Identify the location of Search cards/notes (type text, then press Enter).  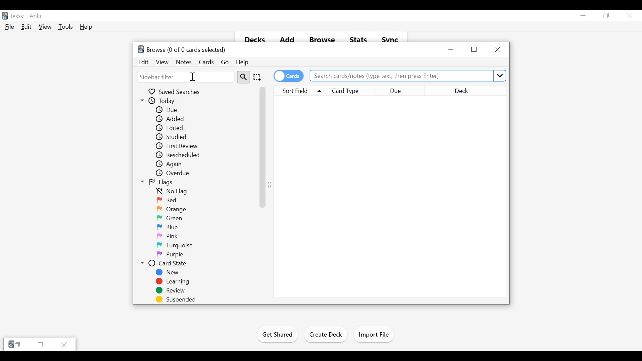
(408, 76).